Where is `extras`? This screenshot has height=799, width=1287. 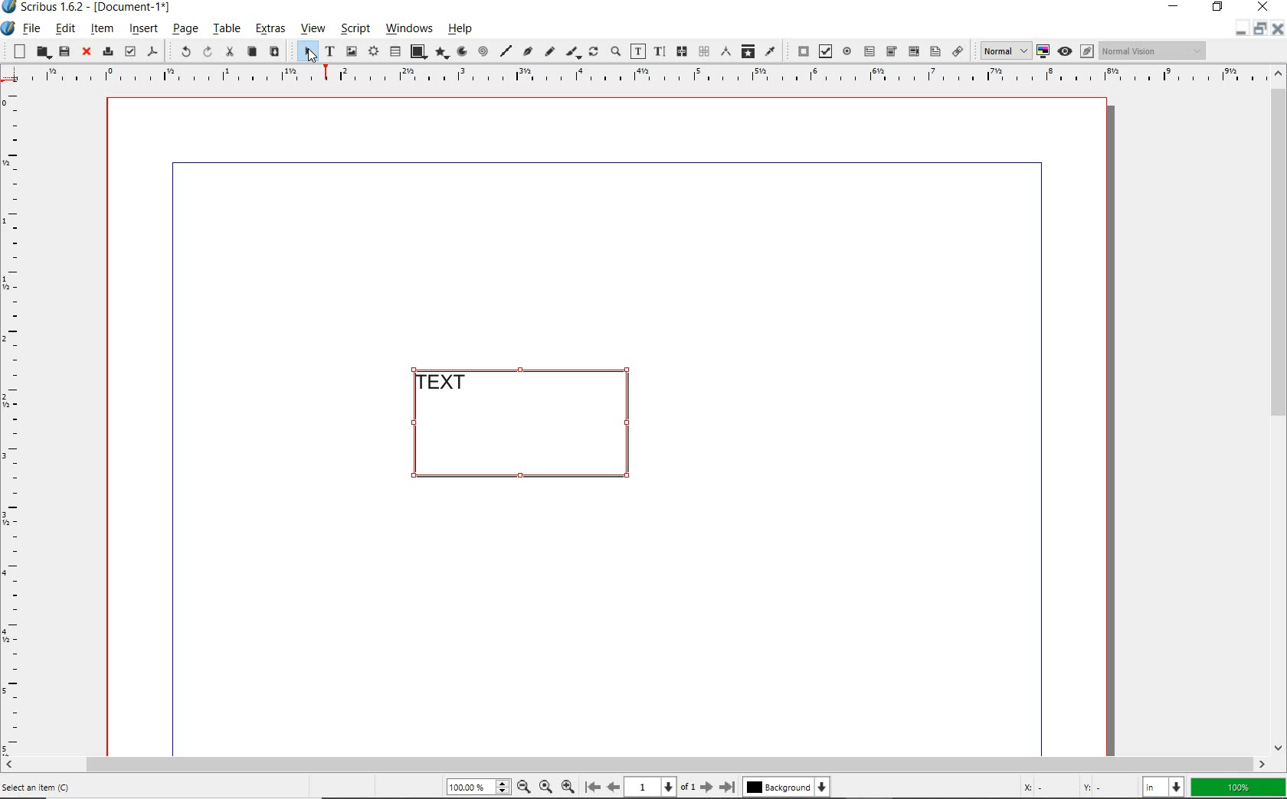 extras is located at coordinates (272, 30).